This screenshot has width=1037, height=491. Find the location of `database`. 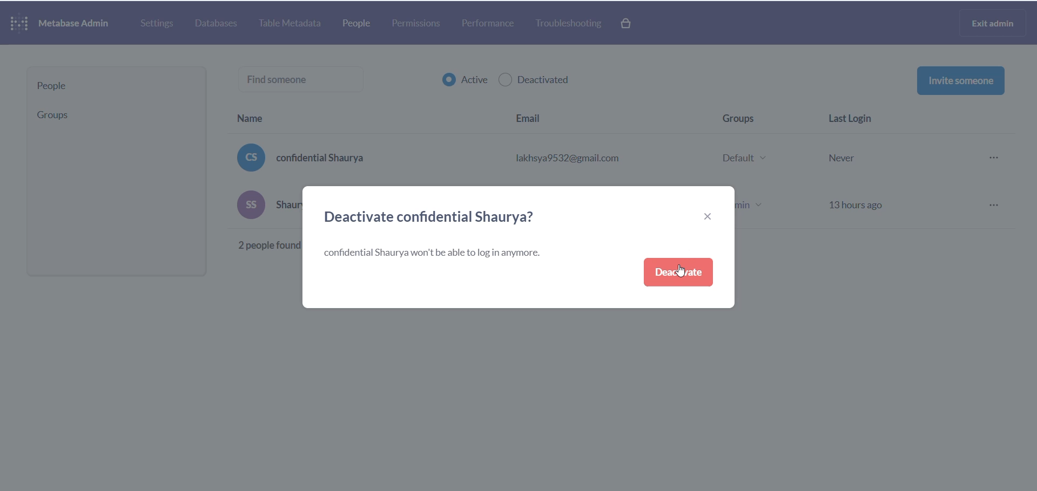

database is located at coordinates (215, 23).